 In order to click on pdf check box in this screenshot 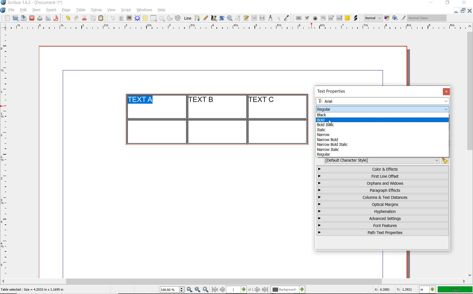, I will do `click(307, 18)`.